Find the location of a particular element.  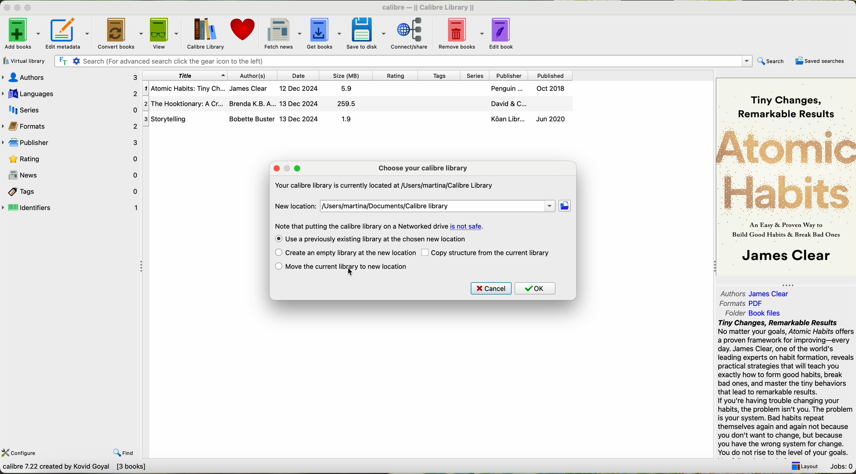

series is located at coordinates (477, 75).